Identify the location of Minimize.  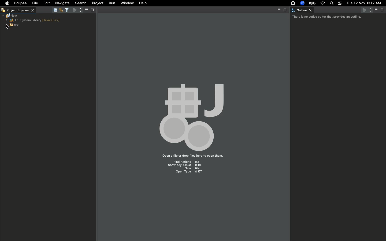
(85, 10).